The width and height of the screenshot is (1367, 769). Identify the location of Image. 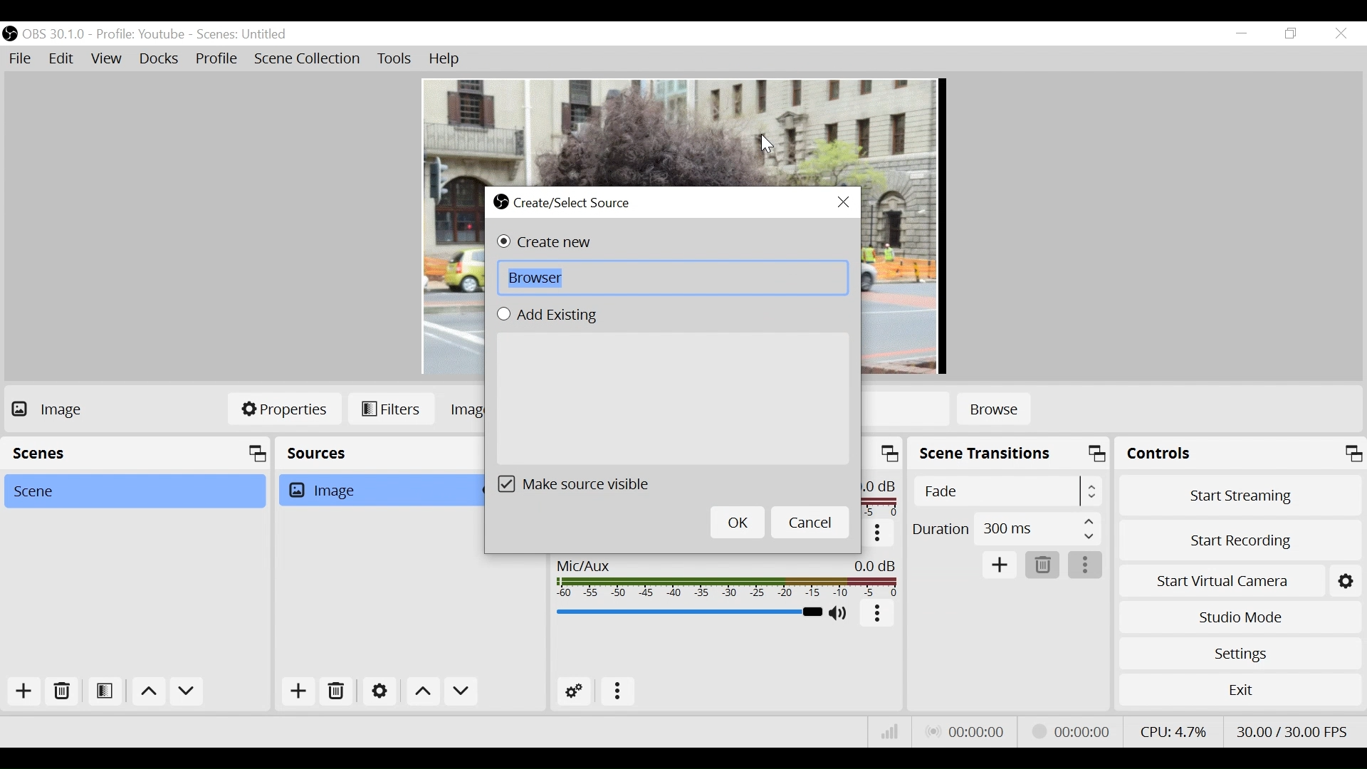
(378, 490).